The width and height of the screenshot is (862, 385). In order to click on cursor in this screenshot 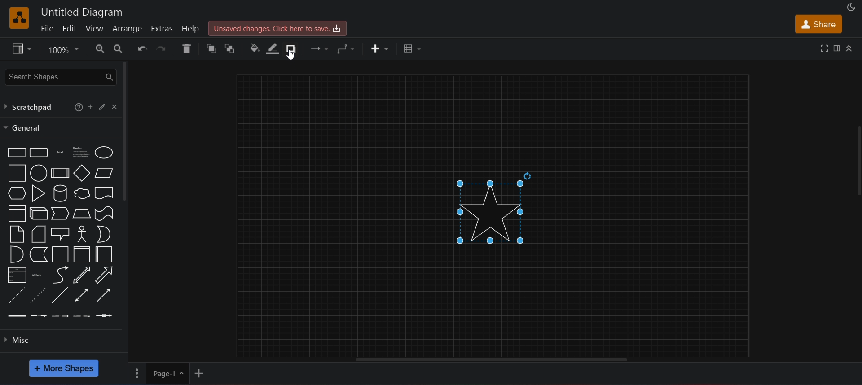, I will do `click(290, 57)`.